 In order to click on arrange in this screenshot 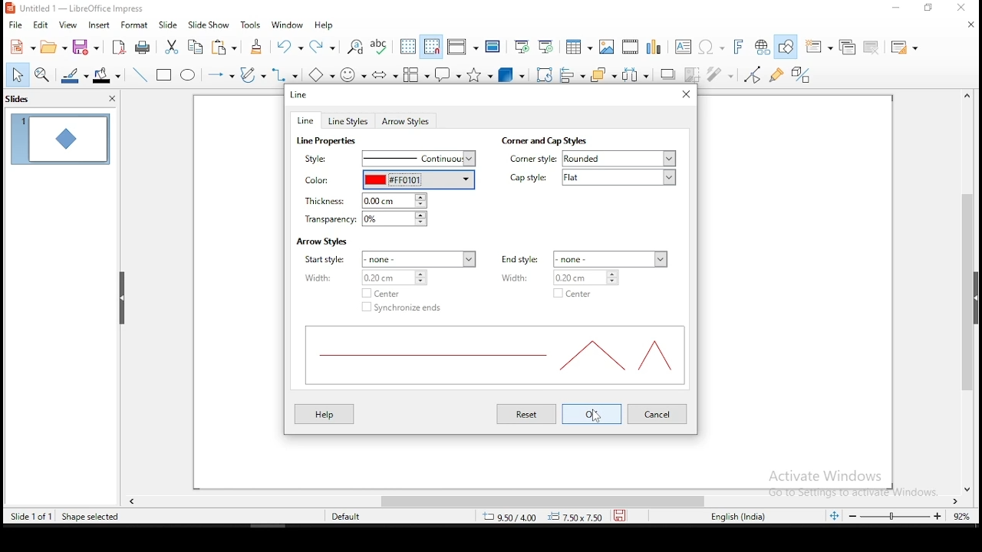, I will do `click(601, 74)`.